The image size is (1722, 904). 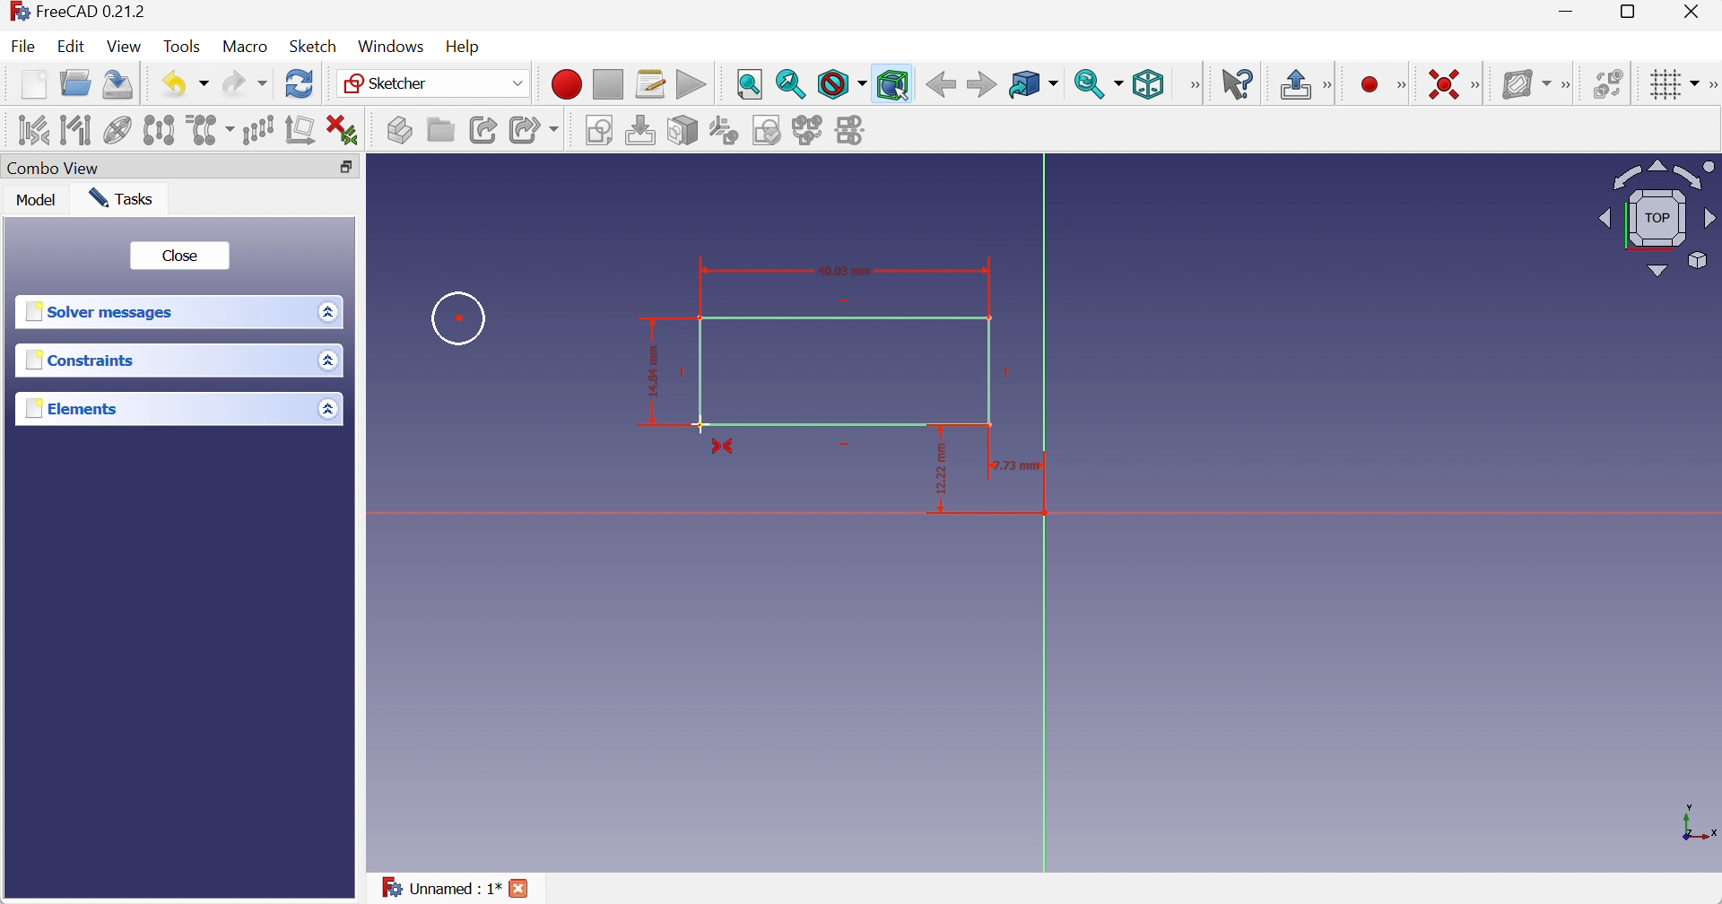 I want to click on Close, so click(x=520, y=889).